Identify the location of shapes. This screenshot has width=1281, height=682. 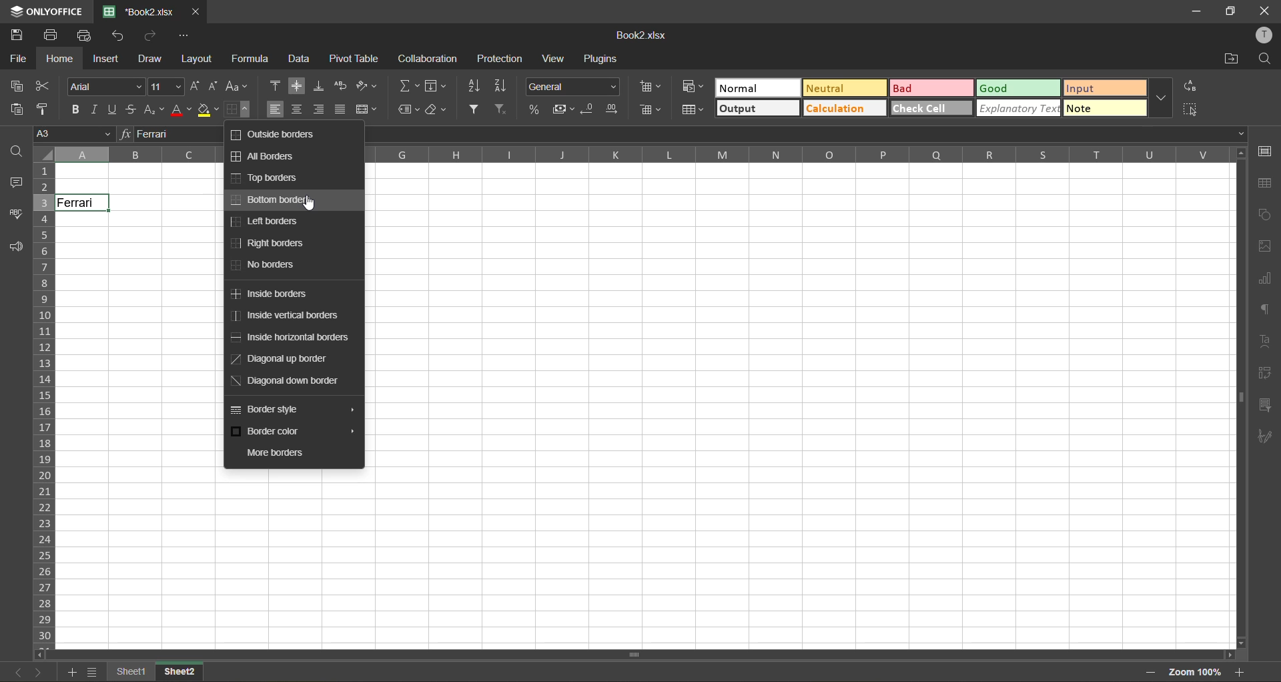
(1264, 214).